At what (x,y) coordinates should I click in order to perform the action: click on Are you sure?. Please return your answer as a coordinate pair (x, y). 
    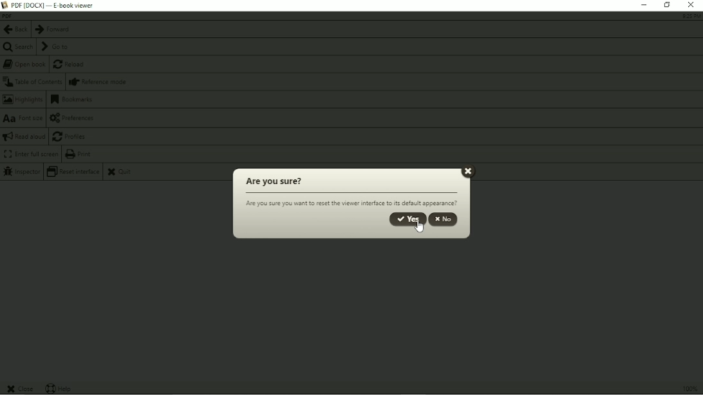
    Looking at the image, I should click on (272, 182).